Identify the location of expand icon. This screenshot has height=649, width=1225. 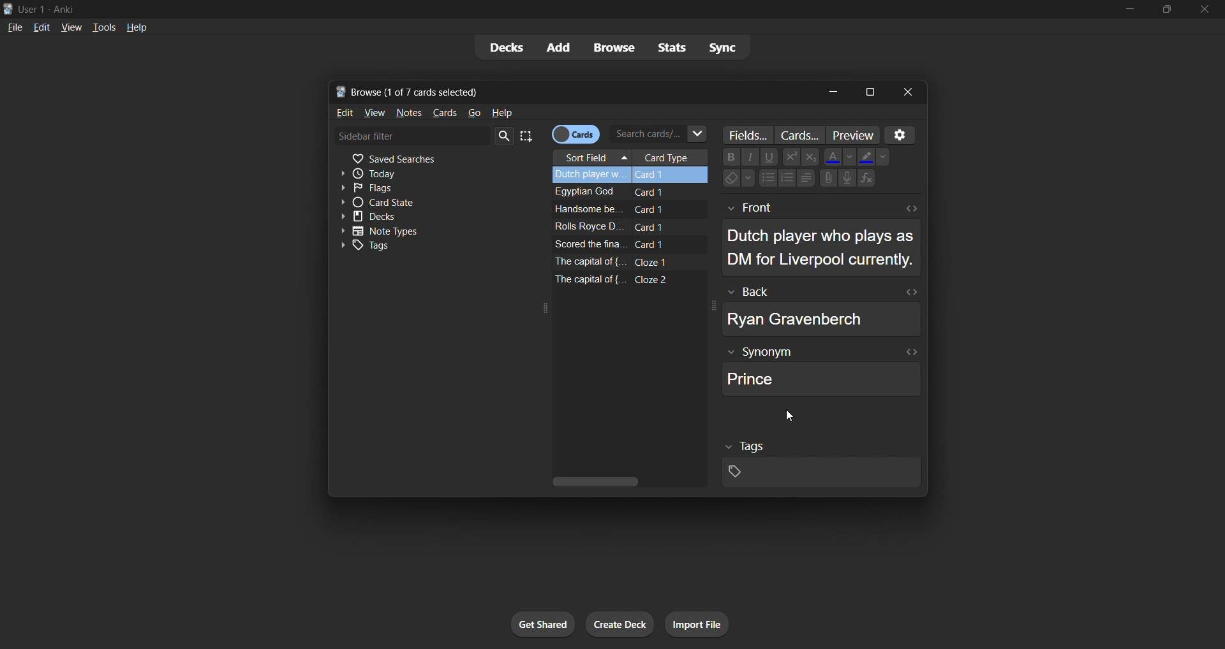
(542, 308).